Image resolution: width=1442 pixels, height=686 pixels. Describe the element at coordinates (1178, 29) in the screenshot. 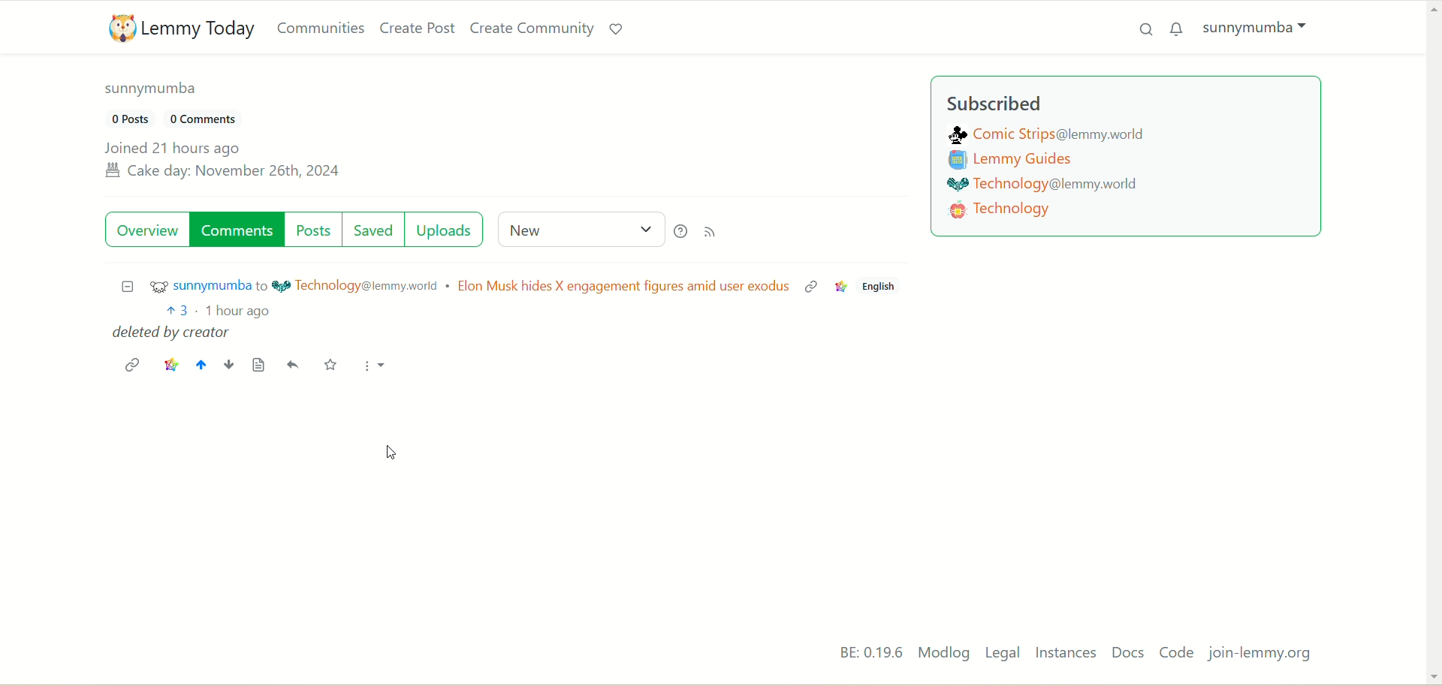

I see `notification` at that location.